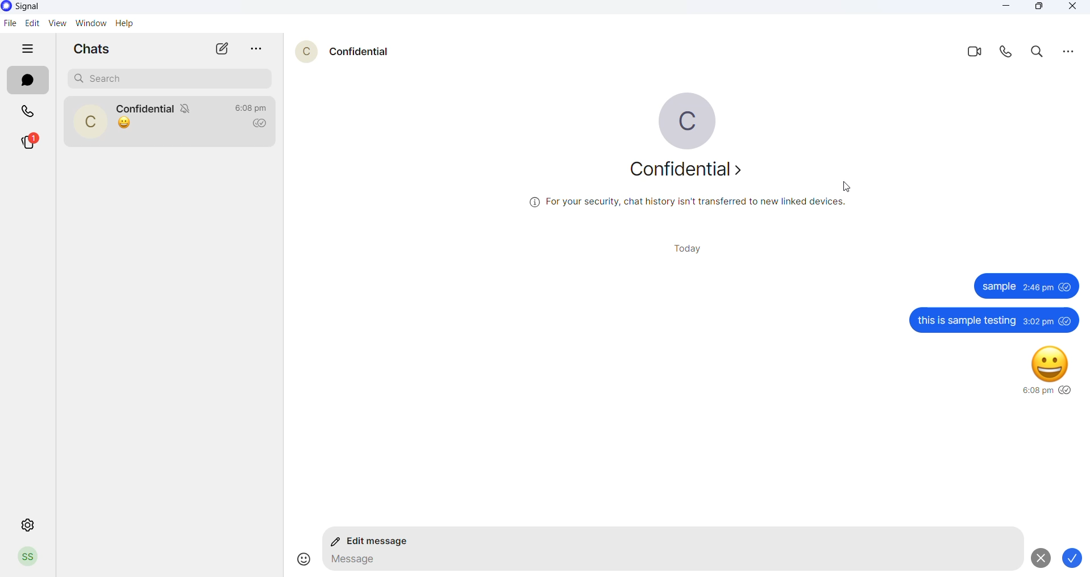 The image size is (1090, 577). I want to click on security related information, so click(690, 202).